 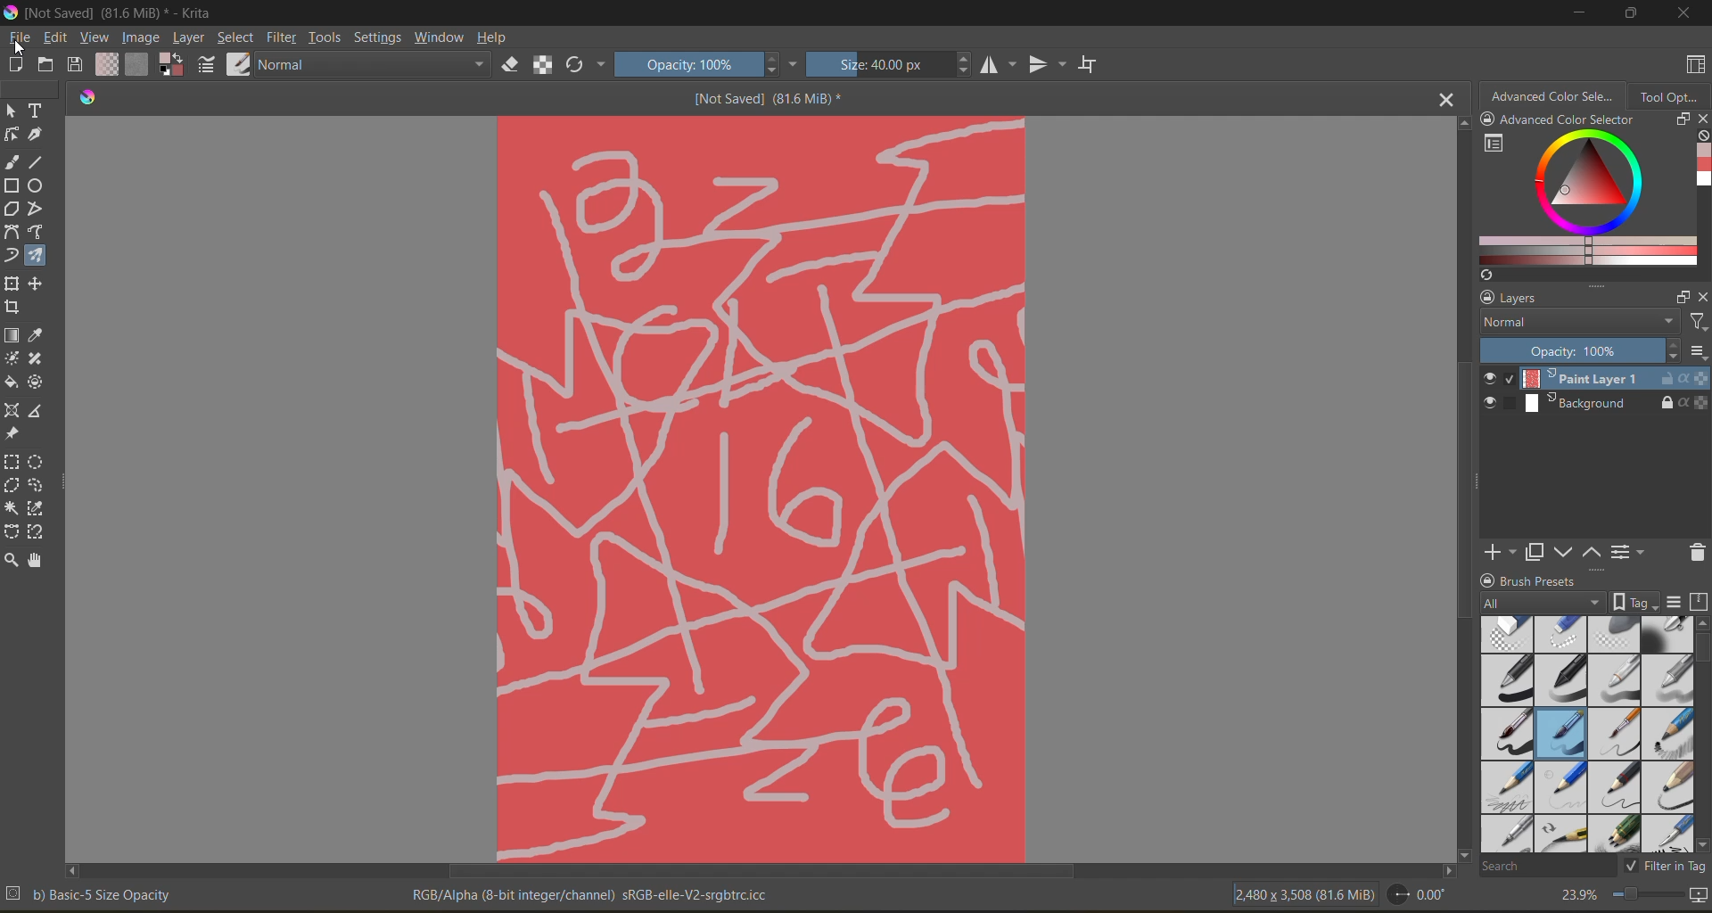 What do you see at coordinates (1567, 121) in the screenshot?
I see `Advanced color selector` at bounding box center [1567, 121].